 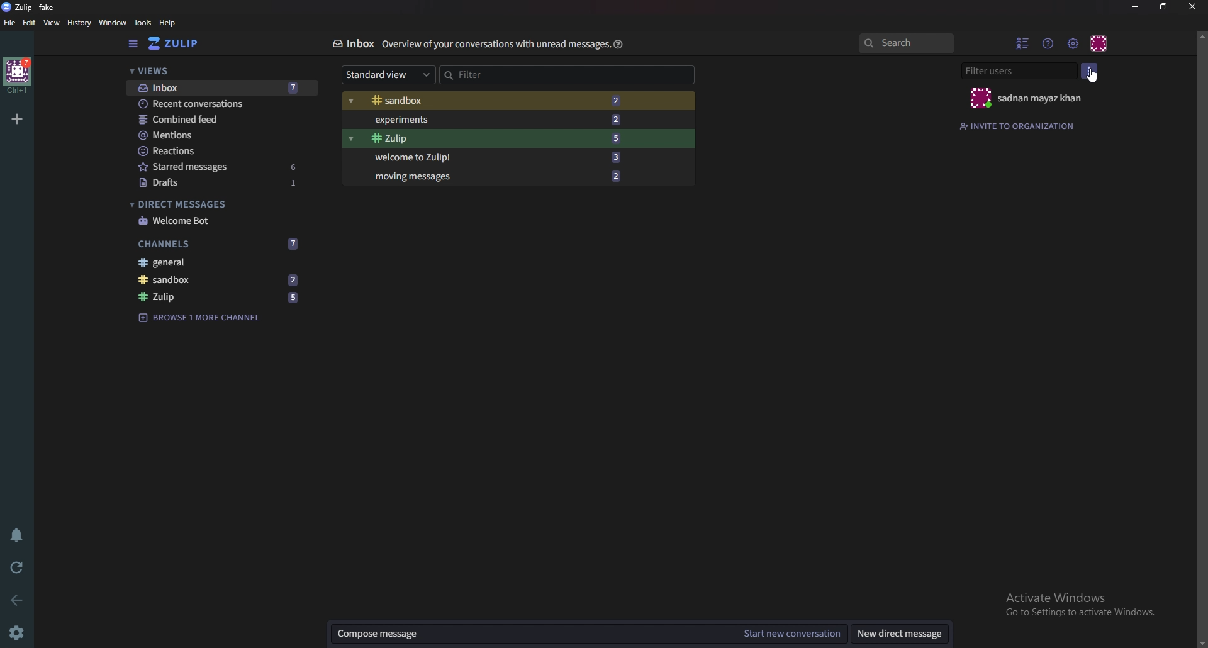 What do you see at coordinates (906, 43) in the screenshot?
I see `Search` at bounding box center [906, 43].